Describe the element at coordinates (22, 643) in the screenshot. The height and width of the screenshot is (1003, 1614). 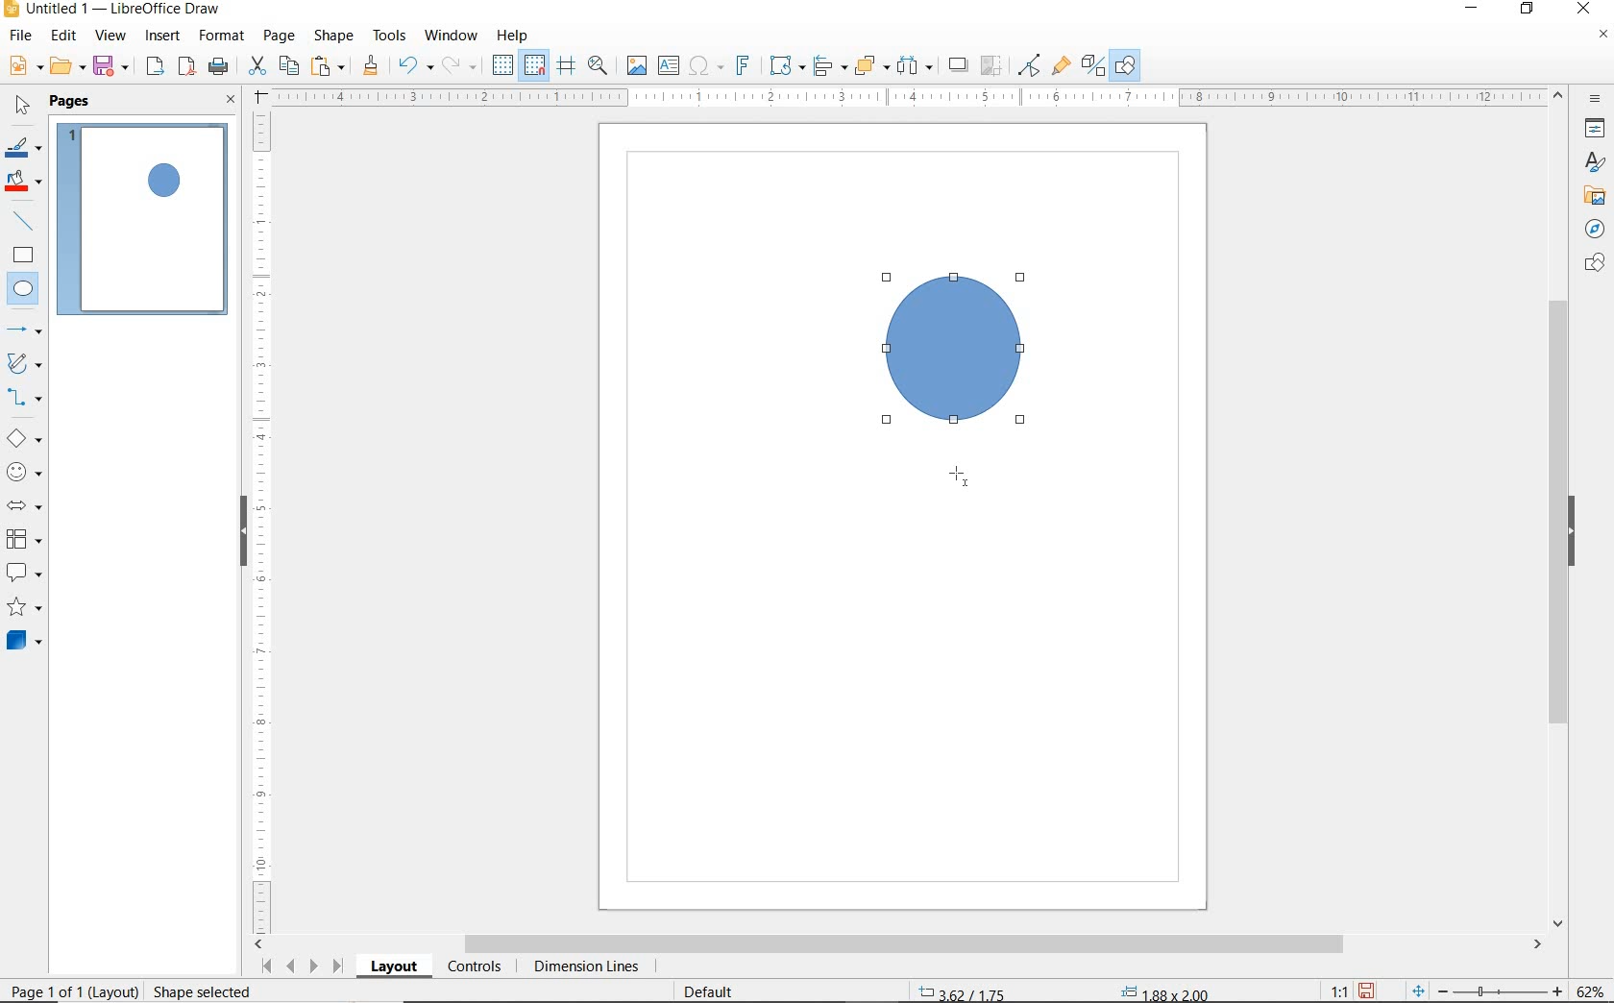
I see `3D OBJECTS` at that location.